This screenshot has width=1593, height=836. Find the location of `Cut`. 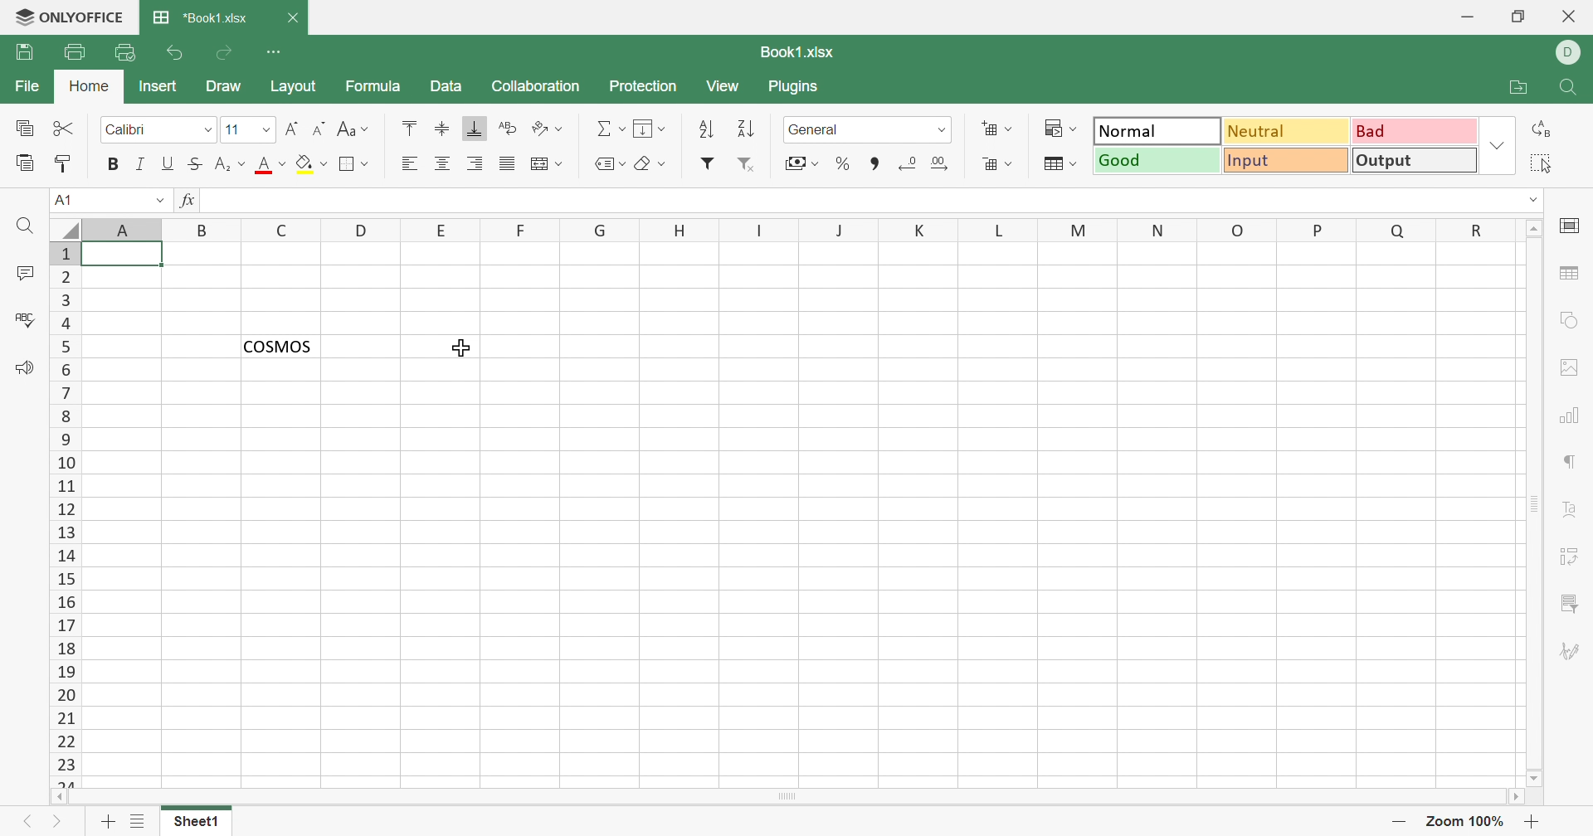

Cut is located at coordinates (66, 129).